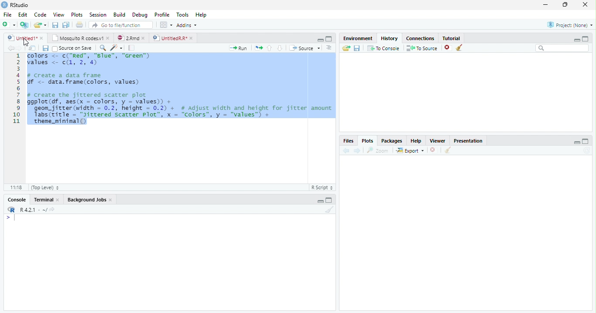 This screenshot has height=313, width=596. I want to click on Viewer, so click(438, 141).